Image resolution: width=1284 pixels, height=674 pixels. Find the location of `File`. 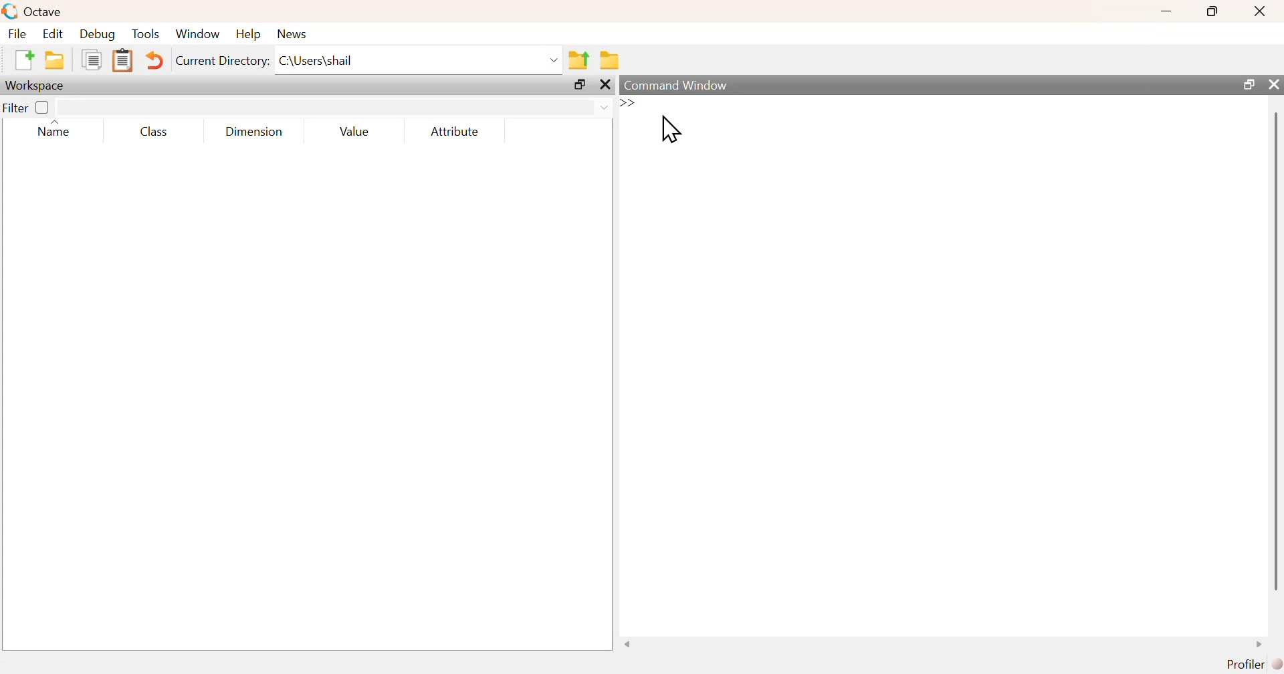

File is located at coordinates (17, 33).